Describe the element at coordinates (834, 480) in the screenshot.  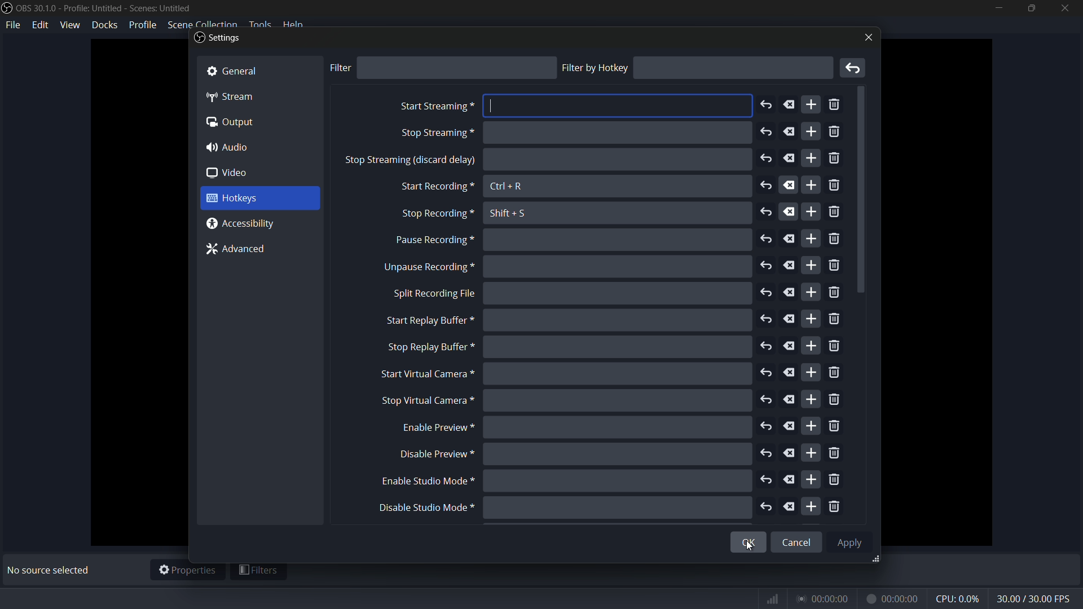
I see `remove` at that location.